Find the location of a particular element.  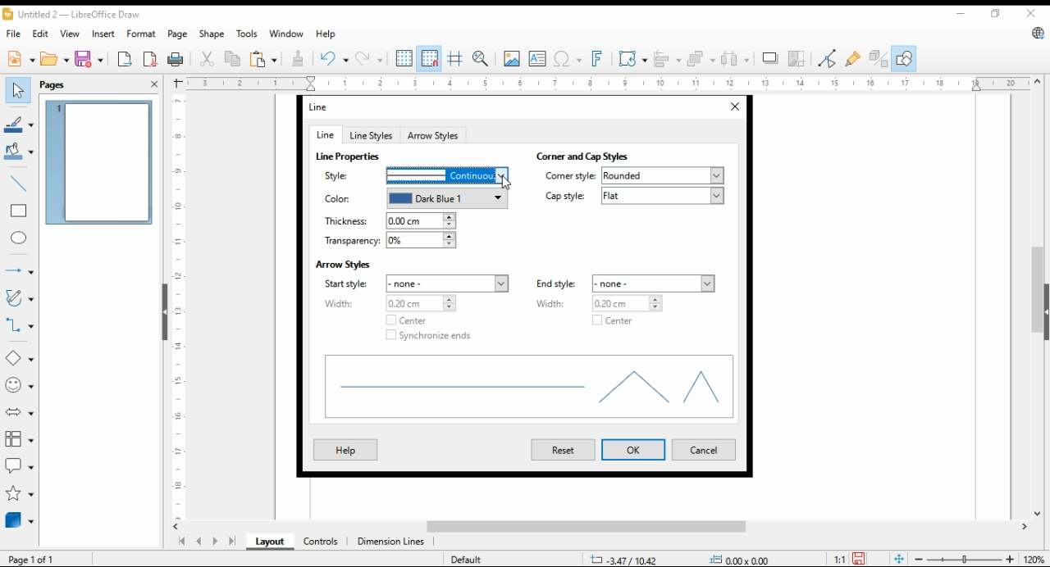

redo is located at coordinates (368, 58).